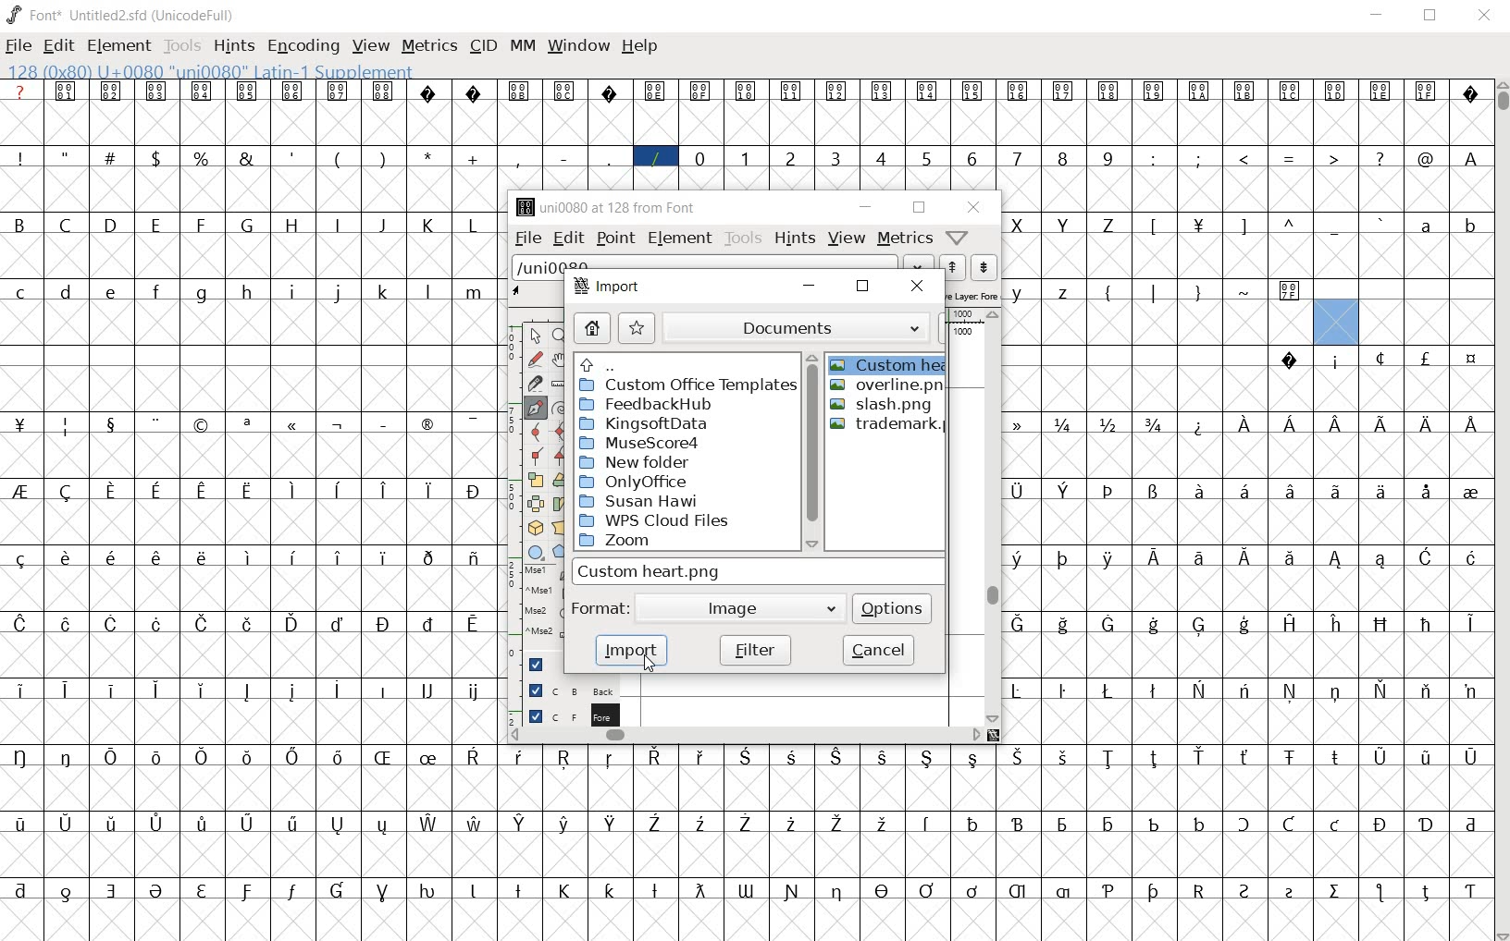 The image size is (1510, 941). I want to click on glyph, so click(294, 491).